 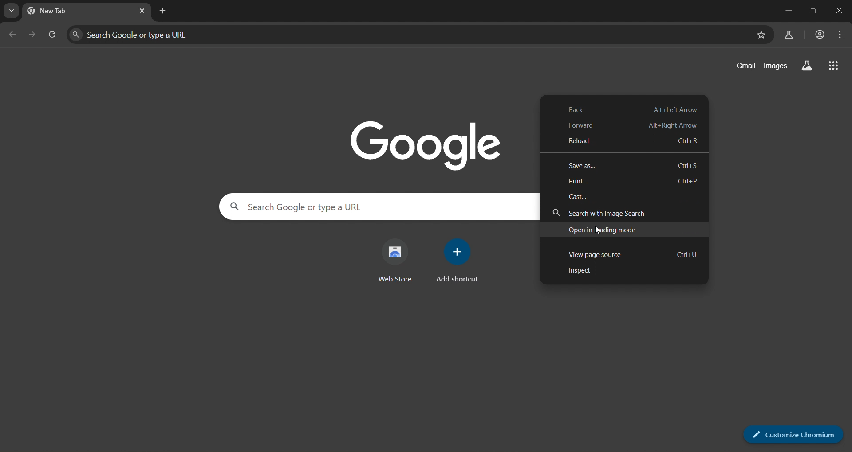 What do you see at coordinates (761, 35) in the screenshot?
I see `bookmark page` at bounding box center [761, 35].